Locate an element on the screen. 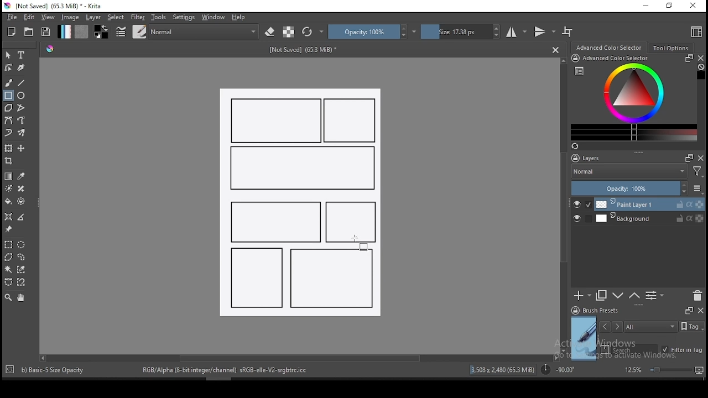 This screenshot has height=398, width=708. gradient tool is located at coordinates (9, 176).